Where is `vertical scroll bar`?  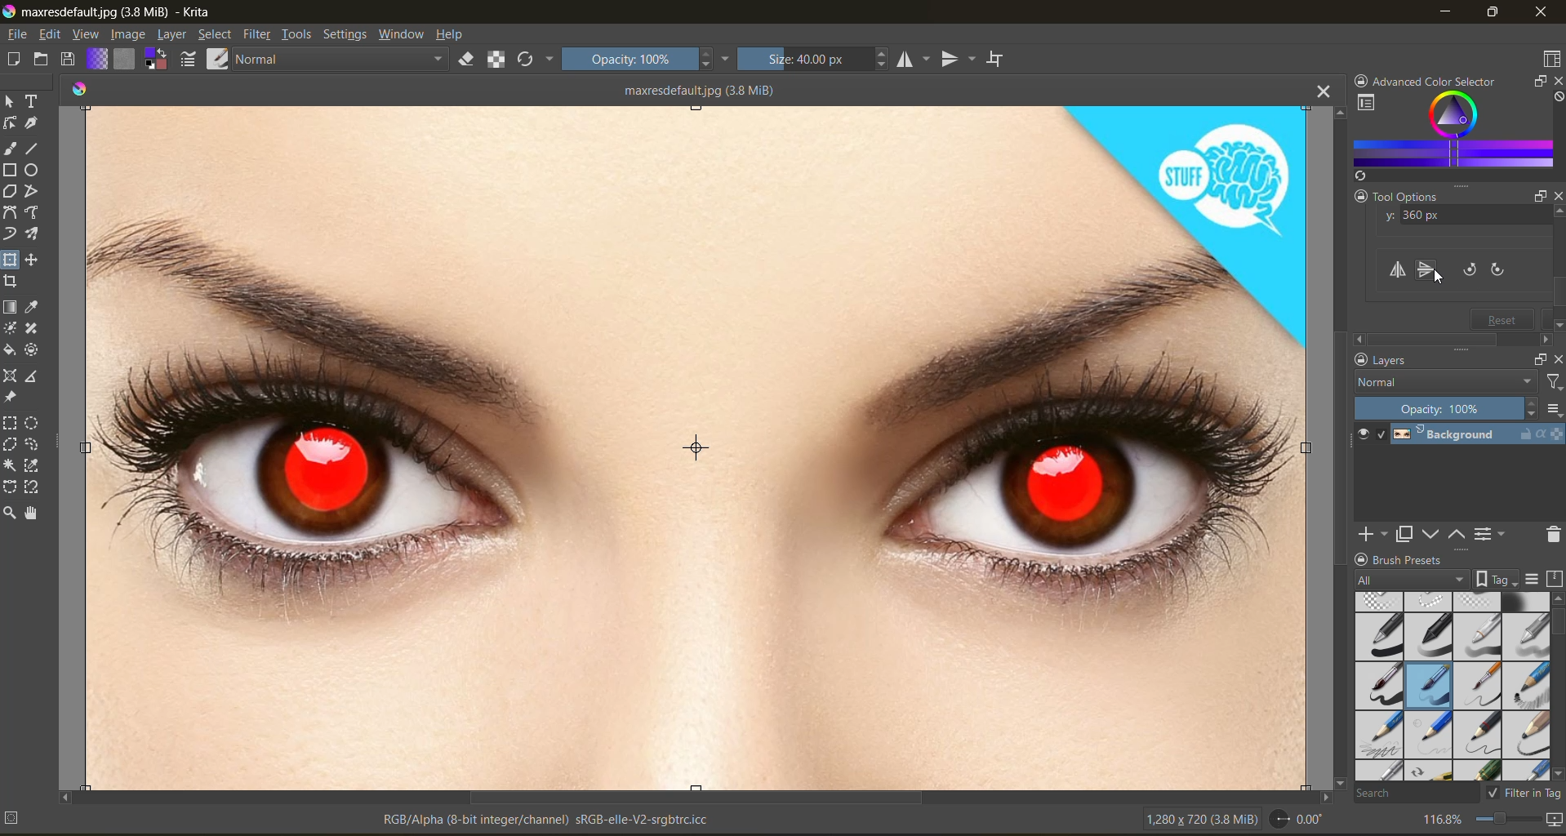 vertical scroll bar is located at coordinates (1337, 447).